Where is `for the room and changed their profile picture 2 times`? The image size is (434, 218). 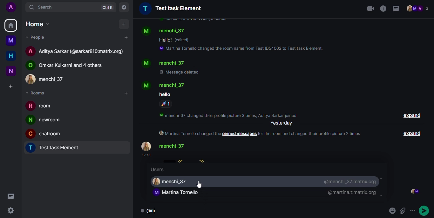
for the room and changed their profile picture 2 times is located at coordinates (313, 133).